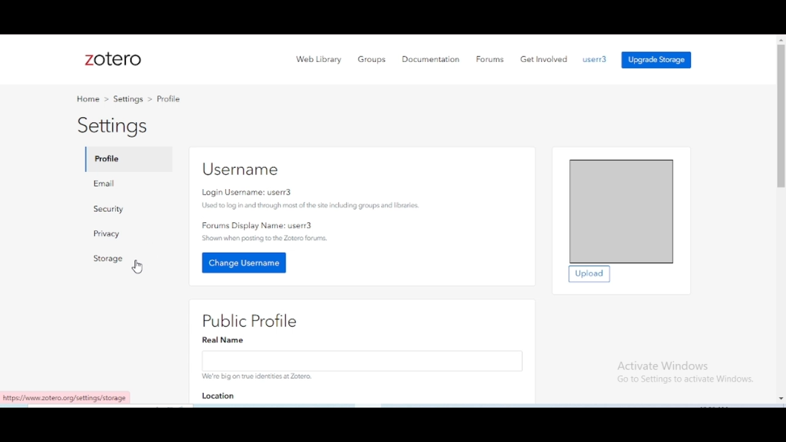 The image size is (786, 442). Describe the element at coordinates (267, 238) in the screenshot. I see `‘Shown when posting to the Zotero forums.` at that location.